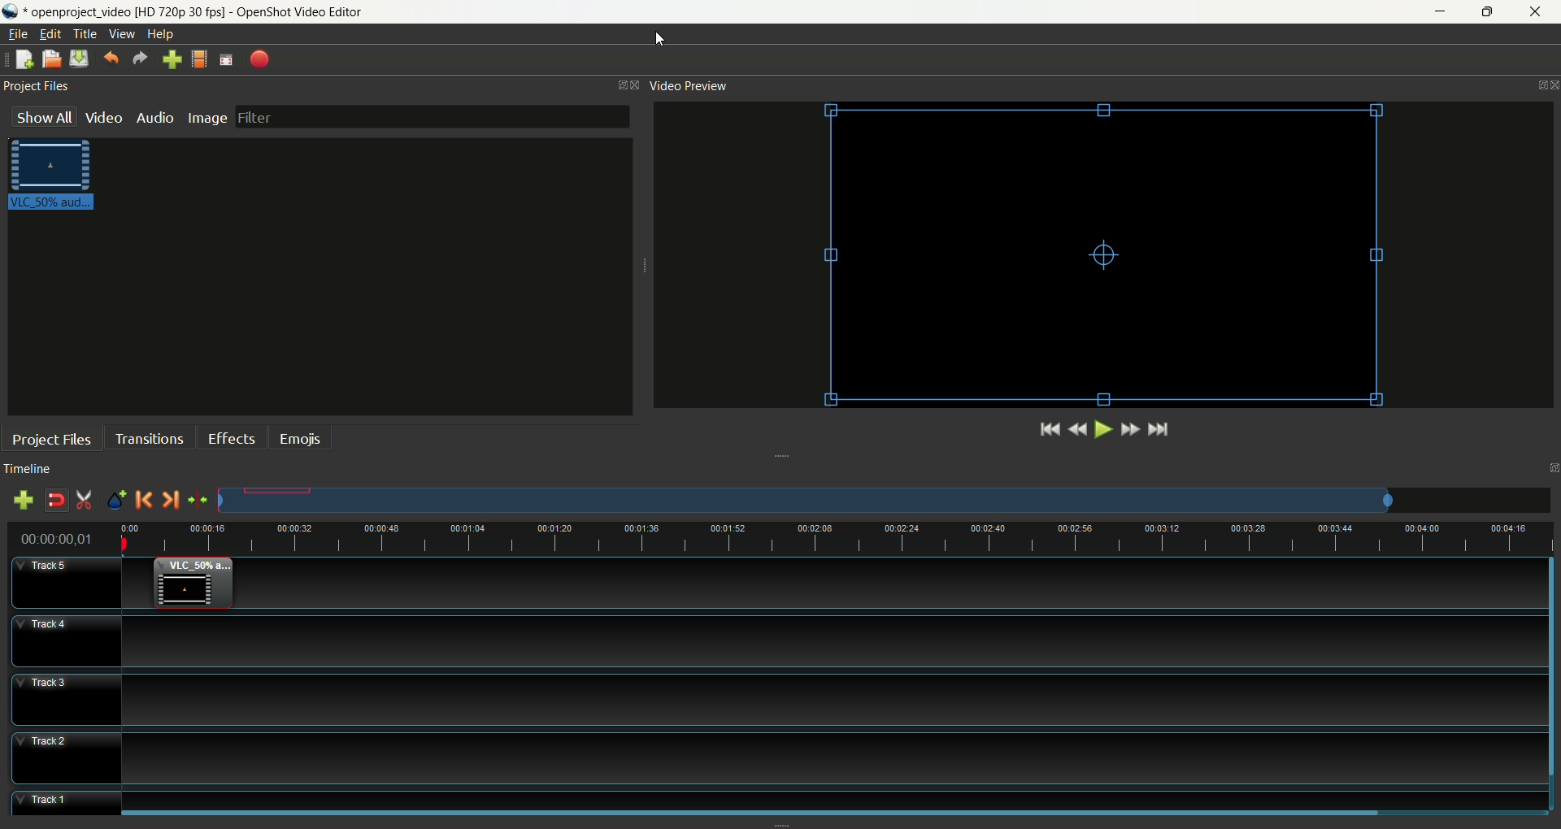 The width and height of the screenshot is (1561, 829). Describe the element at coordinates (23, 59) in the screenshot. I see `new project` at that location.